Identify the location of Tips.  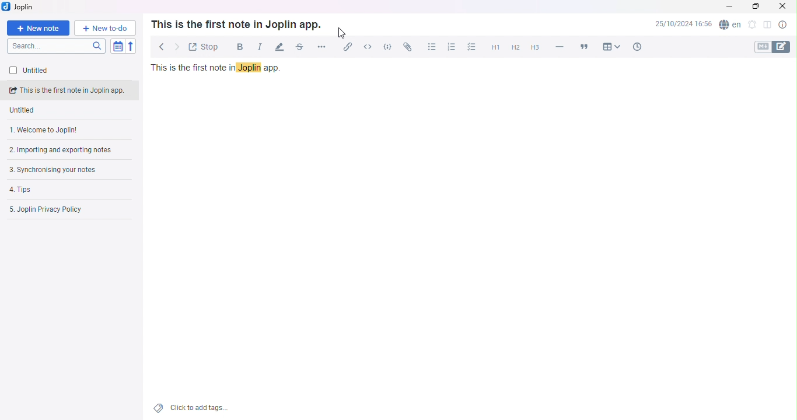
(55, 190).